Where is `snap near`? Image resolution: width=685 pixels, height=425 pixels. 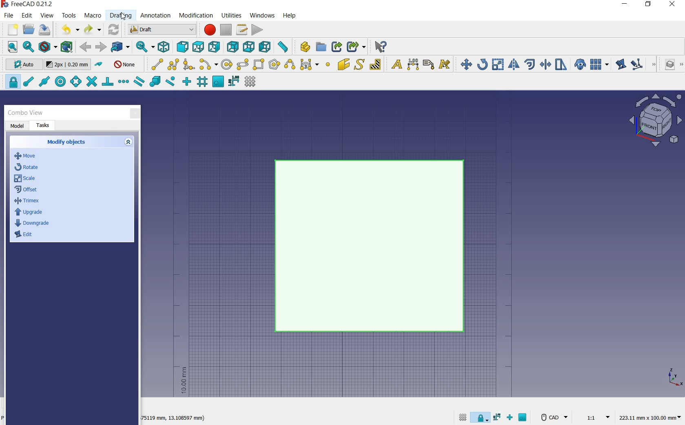
snap near is located at coordinates (169, 82).